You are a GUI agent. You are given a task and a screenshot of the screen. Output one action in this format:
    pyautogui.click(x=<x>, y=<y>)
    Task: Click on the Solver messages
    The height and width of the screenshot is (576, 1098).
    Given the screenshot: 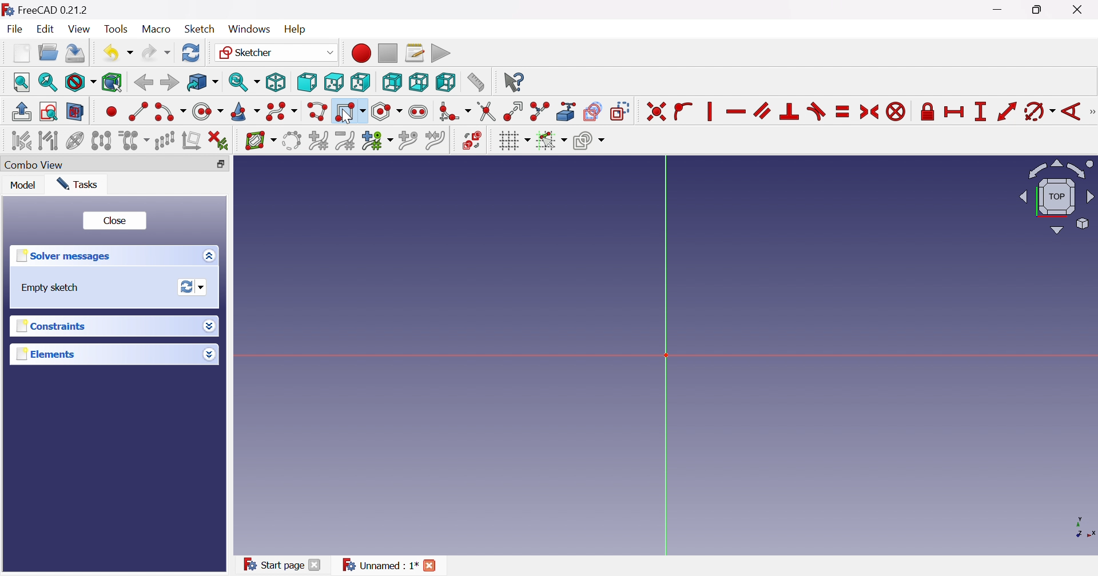 What is the action you would take?
    pyautogui.click(x=67, y=255)
    